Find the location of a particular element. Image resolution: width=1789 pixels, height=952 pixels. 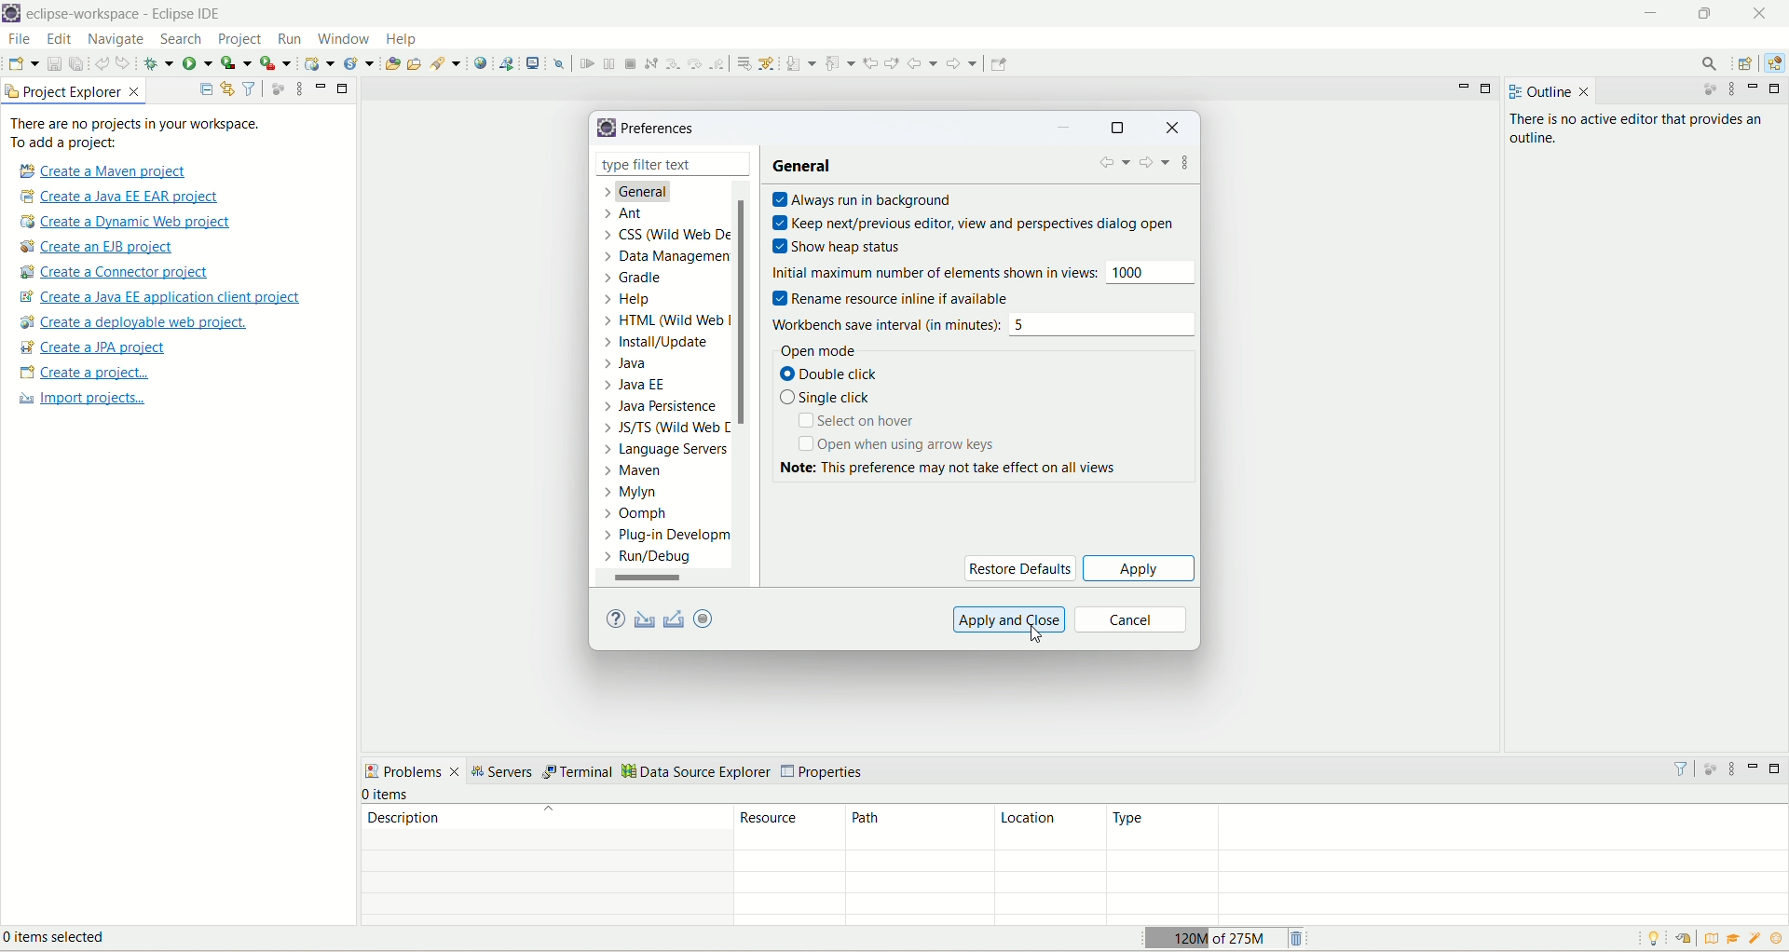

step into is located at coordinates (671, 63).